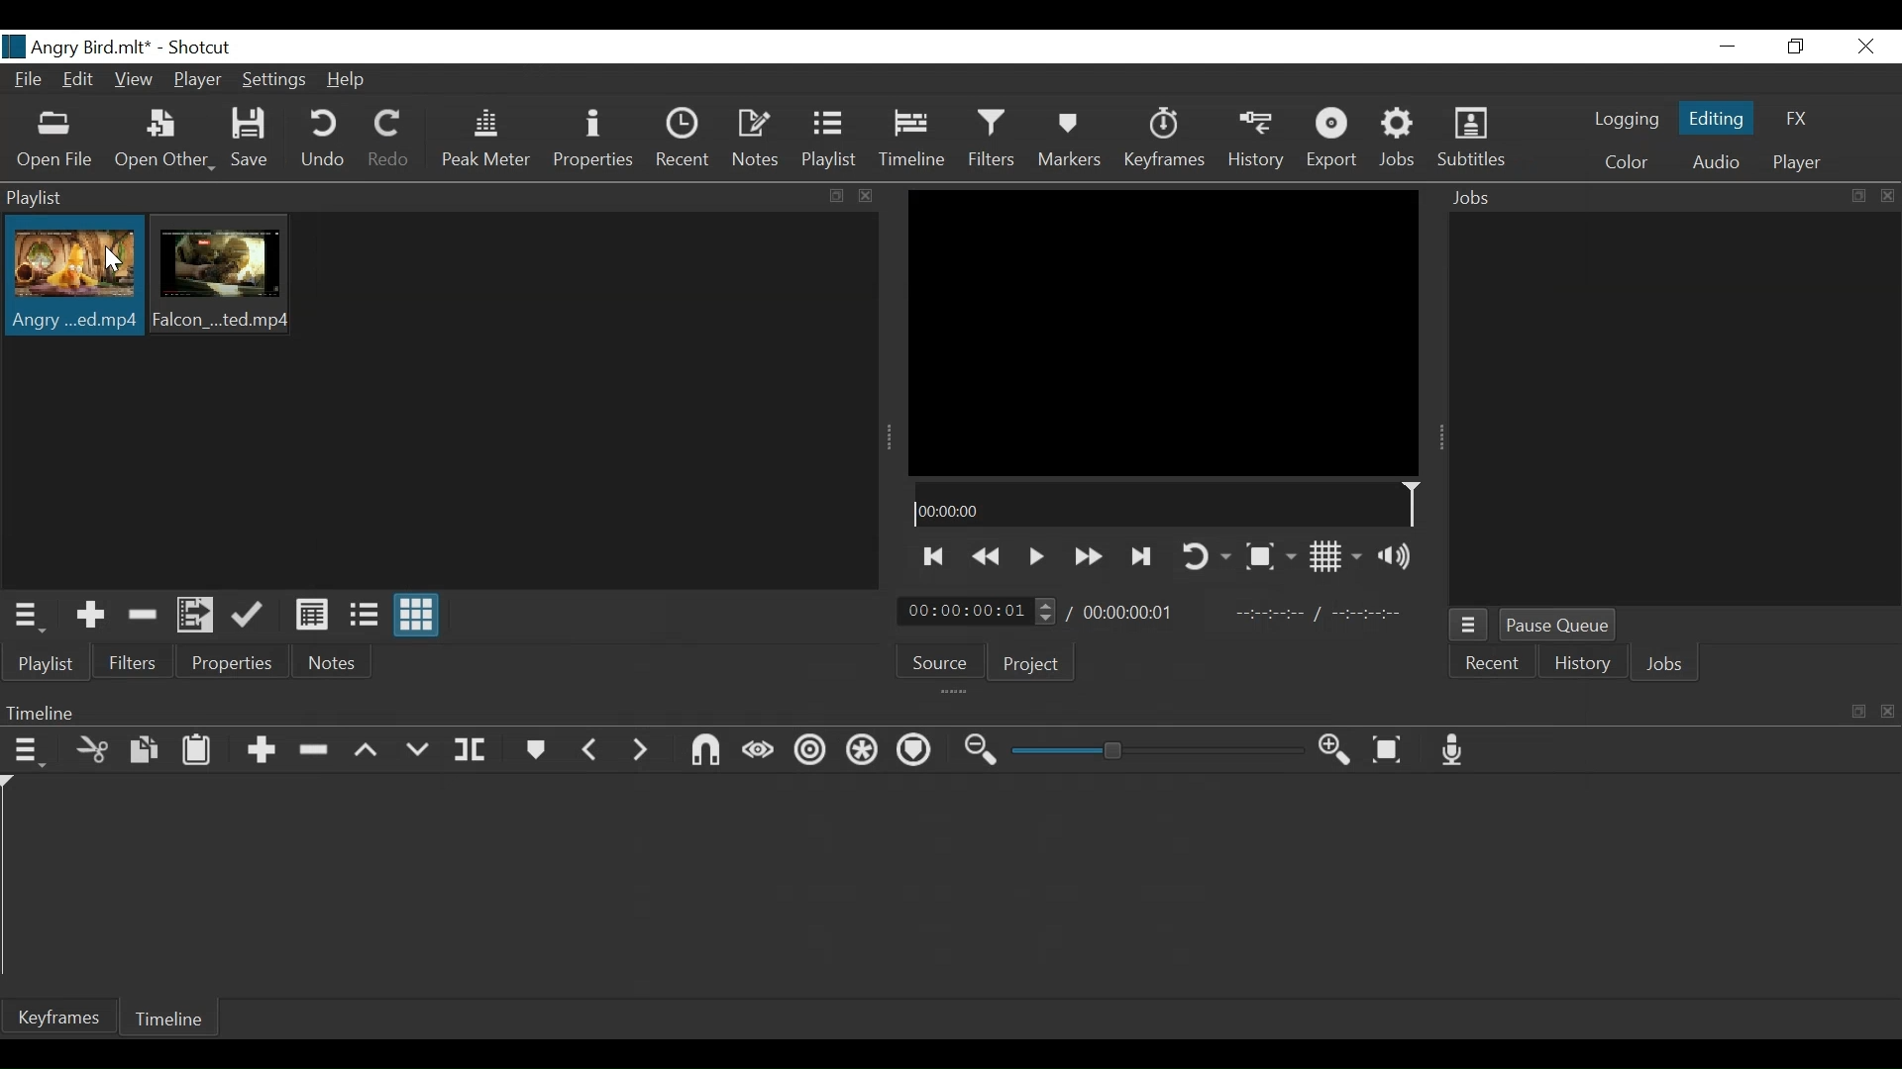 The height and width of the screenshot is (1069, 1902). What do you see at coordinates (590, 751) in the screenshot?
I see `Previous marker` at bounding box center [590, 751].